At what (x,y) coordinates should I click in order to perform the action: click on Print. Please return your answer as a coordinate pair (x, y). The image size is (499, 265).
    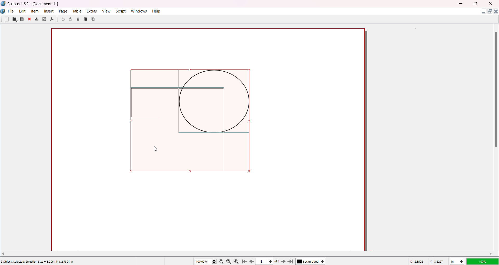
    Looking at the image, I should click on (37, 19).